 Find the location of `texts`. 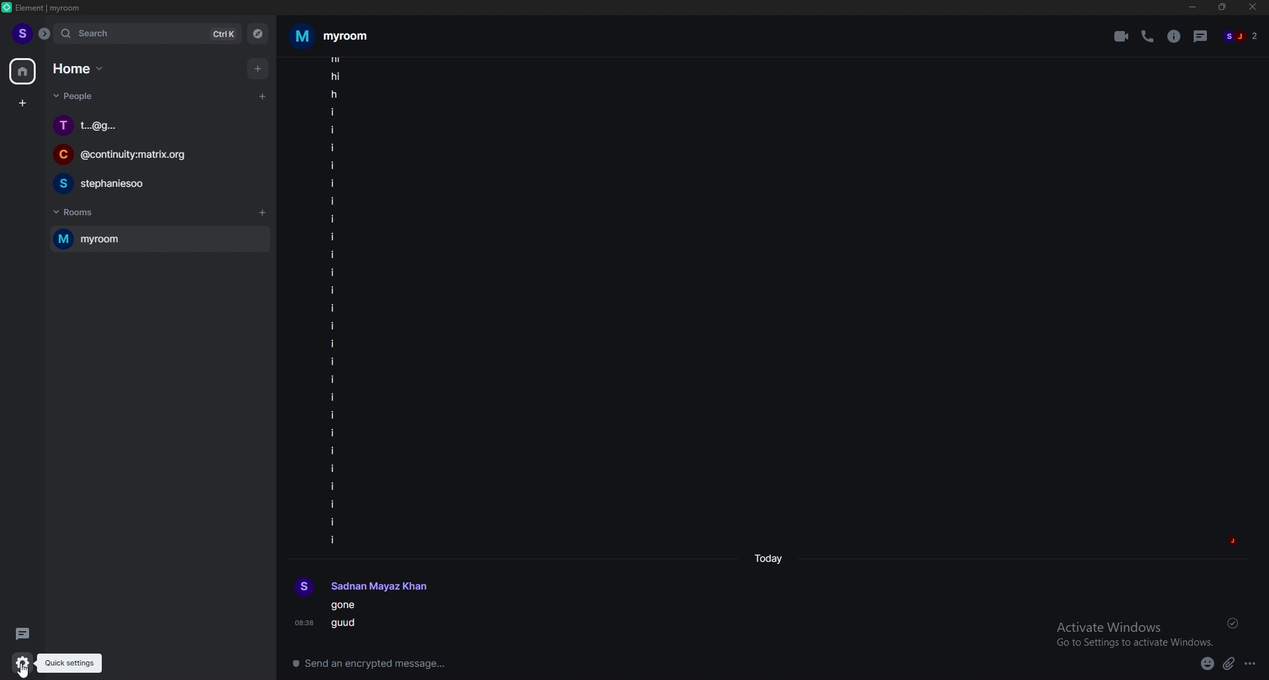

texts is located at coordinates (334, 300).